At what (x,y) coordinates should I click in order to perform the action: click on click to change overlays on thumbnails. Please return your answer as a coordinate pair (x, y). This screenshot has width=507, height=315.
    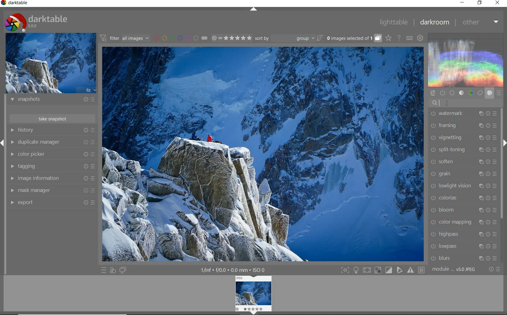
    Looking at the image, I should click on (388, 39).